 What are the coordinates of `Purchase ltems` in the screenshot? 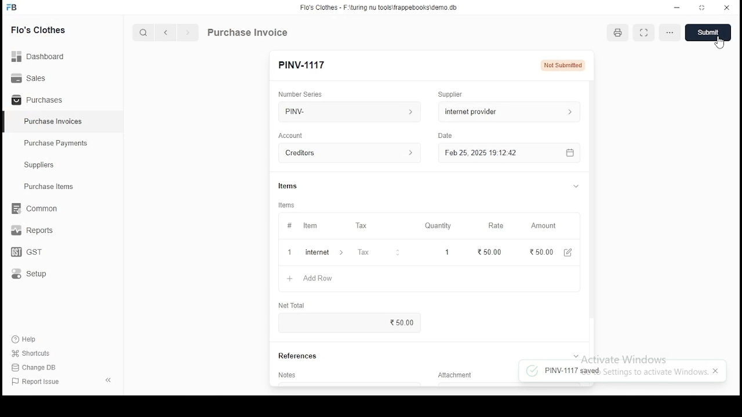 It's located at (43, 187).